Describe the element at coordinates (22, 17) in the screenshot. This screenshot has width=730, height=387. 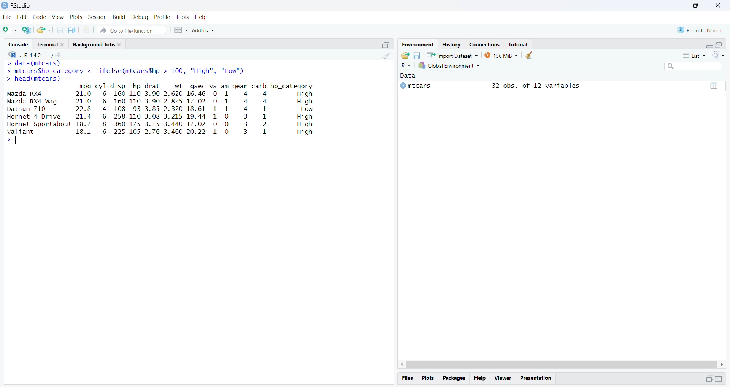
I see `Edit` at that location.